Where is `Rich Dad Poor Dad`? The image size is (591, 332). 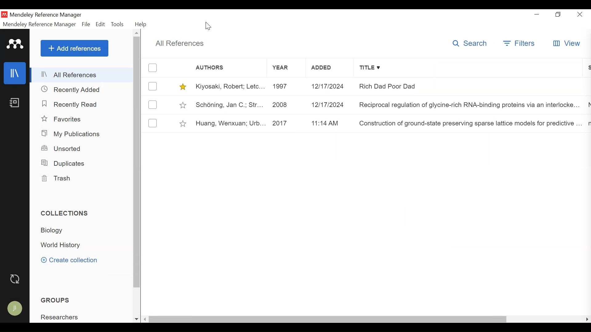
Rich Dad Poor Dad is located at coordinates (423, 87).